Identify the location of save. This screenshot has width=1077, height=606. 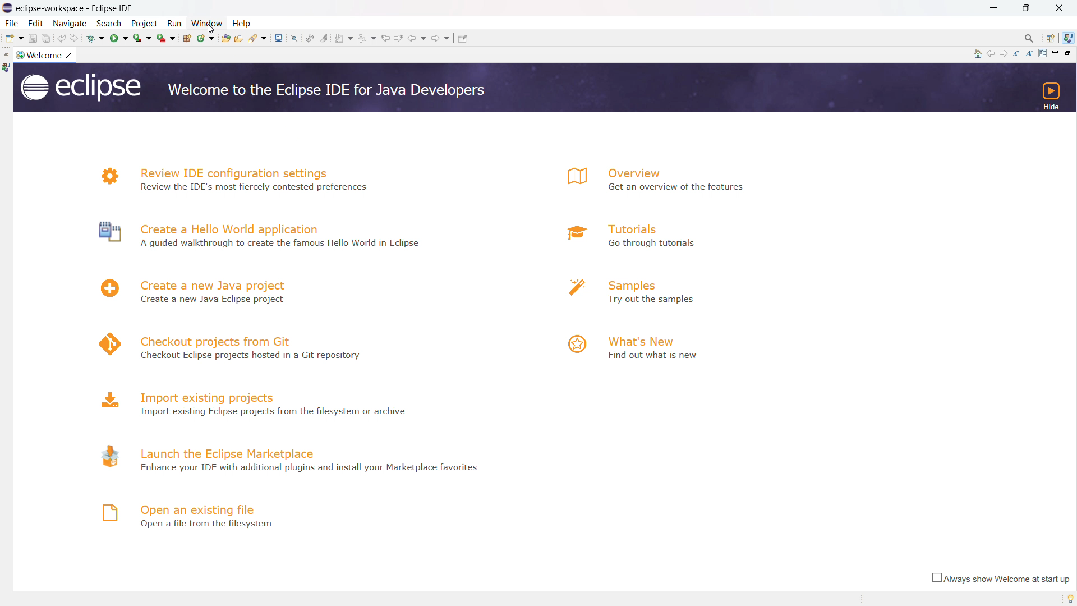
(32, 38).